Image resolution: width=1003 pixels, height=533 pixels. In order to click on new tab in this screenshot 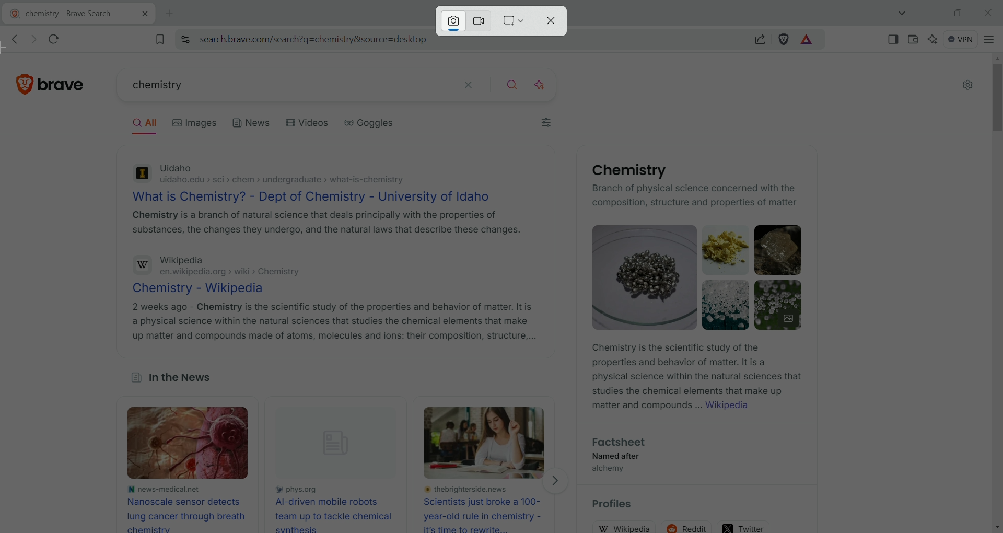, I will do `click(170, 14)`.